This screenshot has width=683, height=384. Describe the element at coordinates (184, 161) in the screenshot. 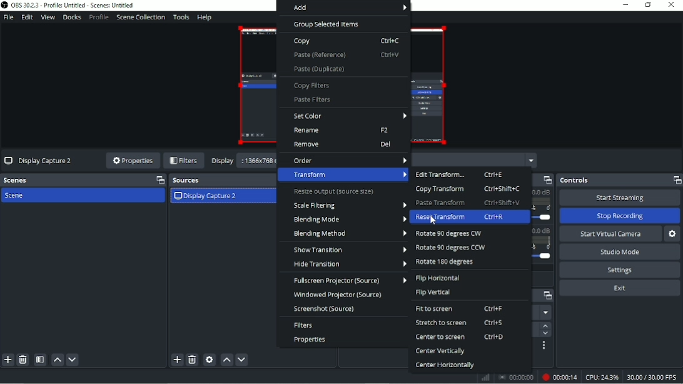

I see `Filters` at that location.